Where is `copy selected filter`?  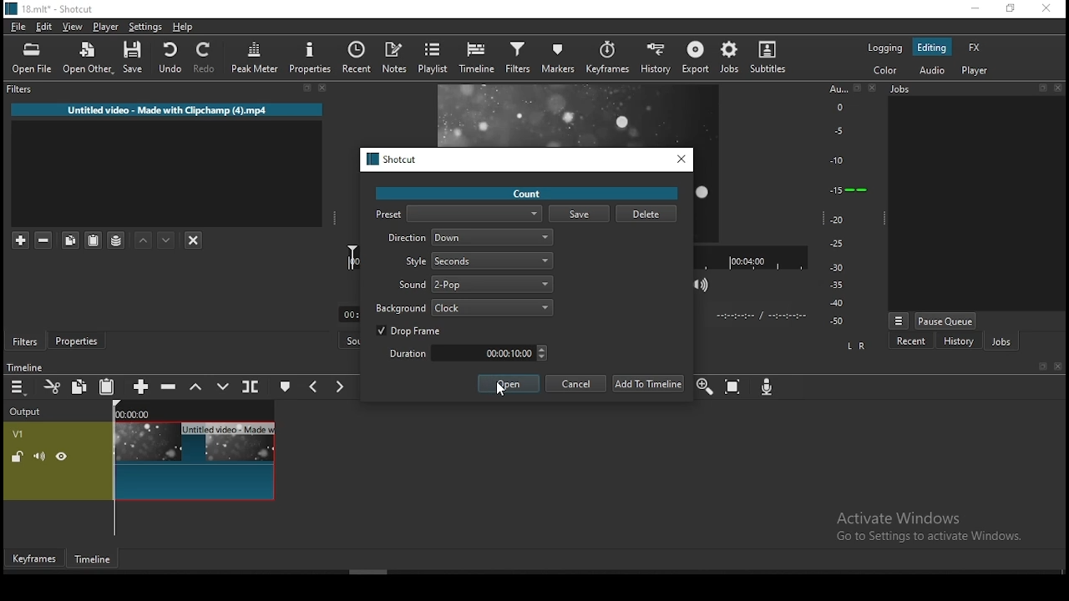 copy selected filter is located at coordinates (68, 240).